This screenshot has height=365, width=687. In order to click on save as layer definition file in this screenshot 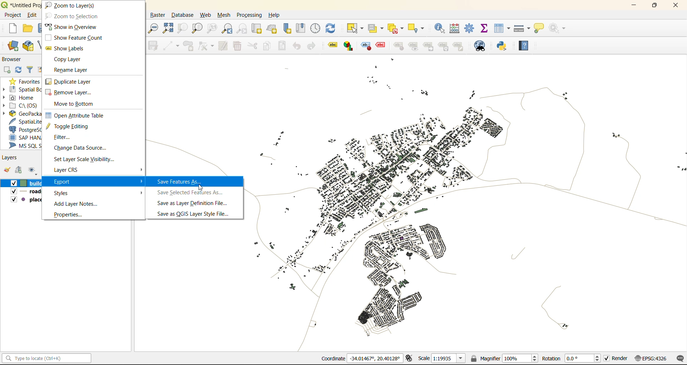, I will do `click(194, 203)`.